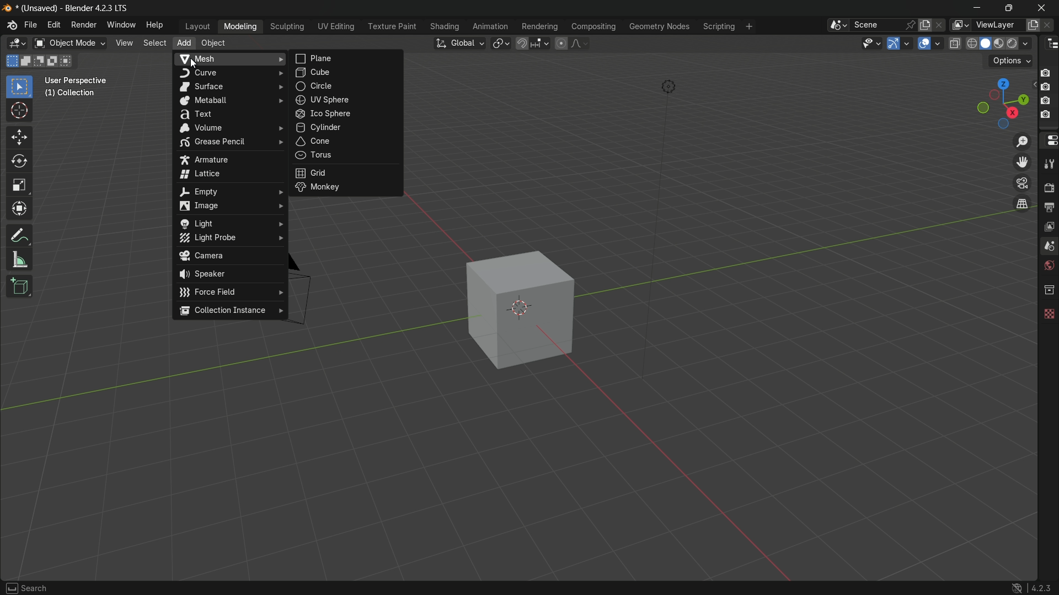  I want to click on edit menu, so click(55, 25).